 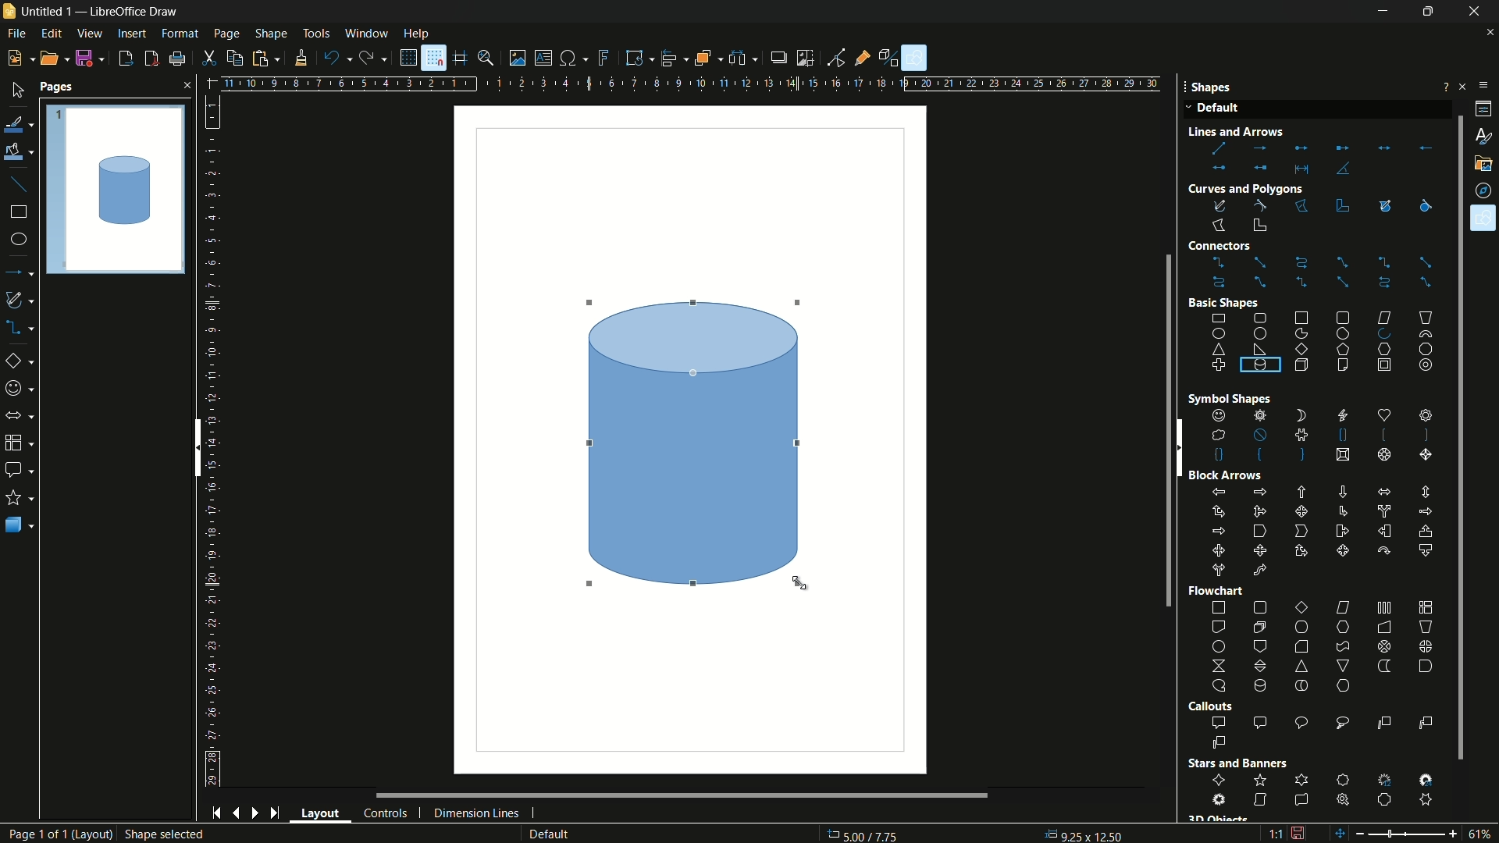 What do you see at coordinates (745, 59) in the screenshot?
I see `select at least three objects to distribute` at bounding box center [745, 59].